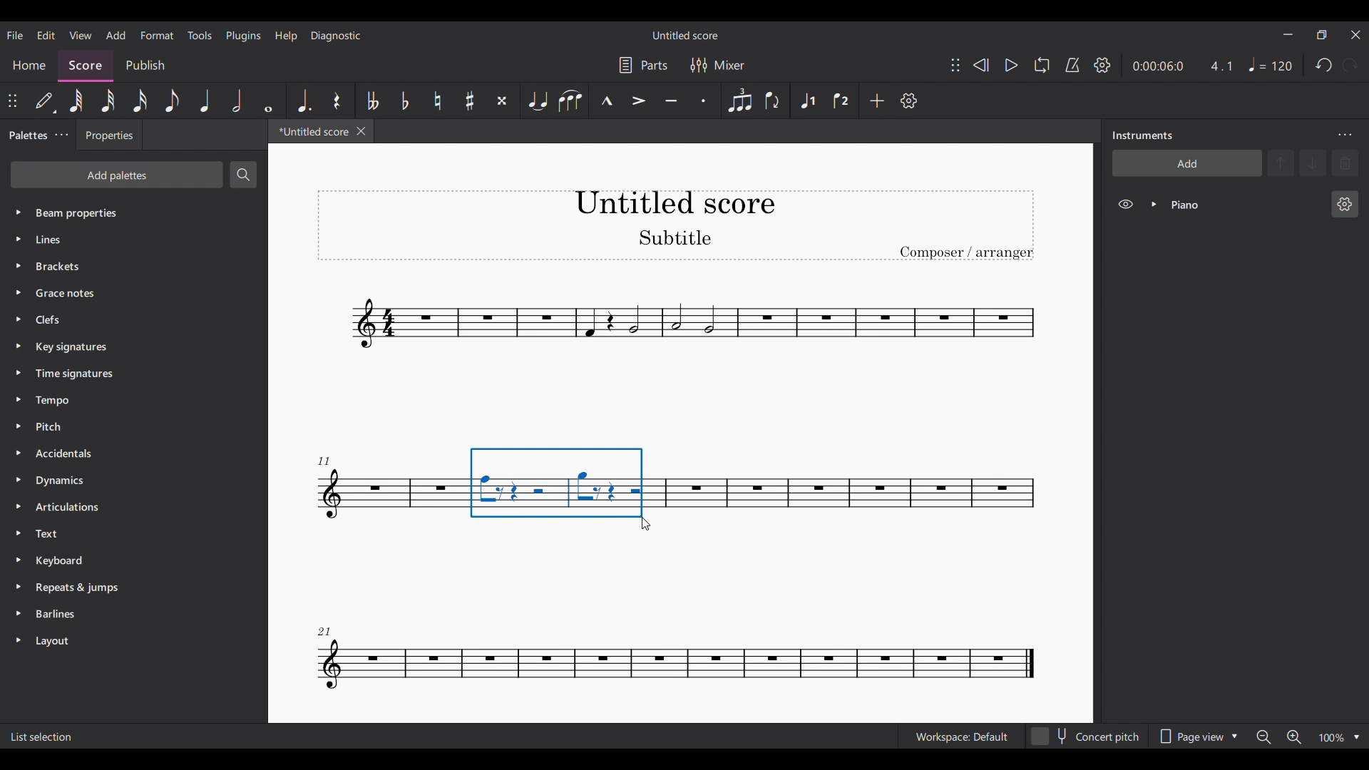 The width and height of the screenshot is (1369, 770). What do you see at coordinates (243, 36) in the screenshot?
I see `Plugins menu` at bounding box center [243, 36].